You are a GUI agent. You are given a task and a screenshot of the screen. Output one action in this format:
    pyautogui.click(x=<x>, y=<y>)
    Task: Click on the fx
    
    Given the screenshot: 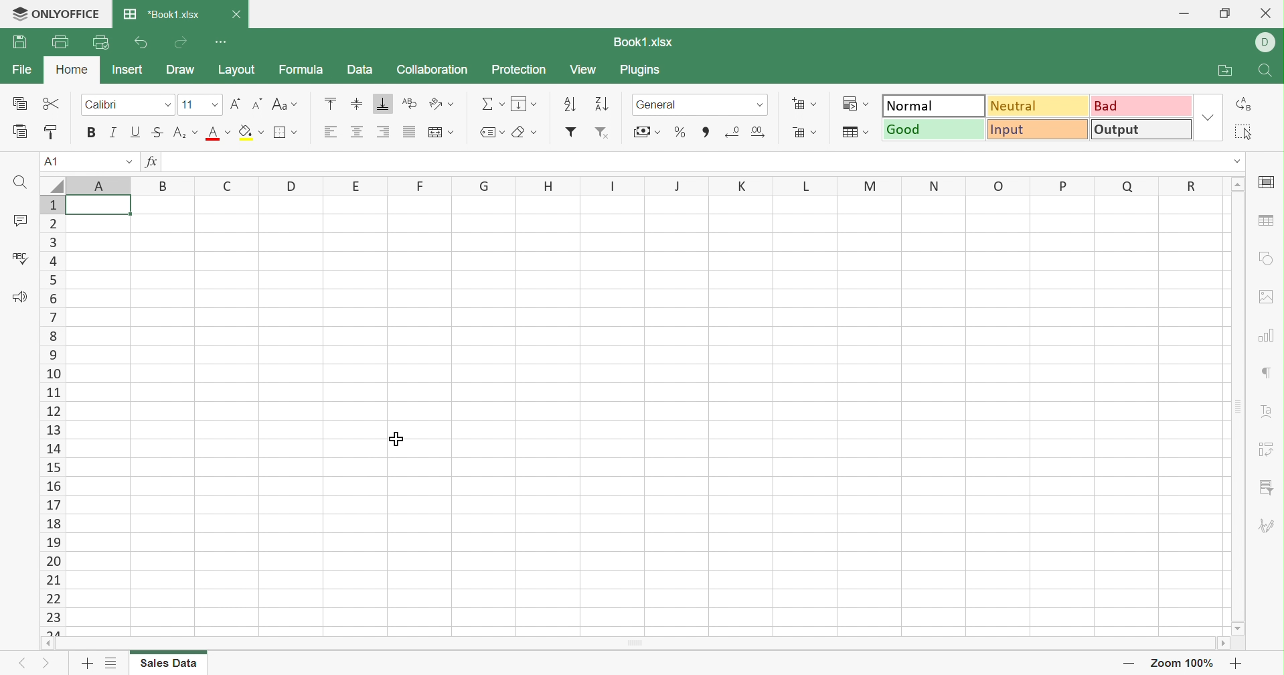 What is the action you would take?
    pyautogui.click(x=151, y=161)
    